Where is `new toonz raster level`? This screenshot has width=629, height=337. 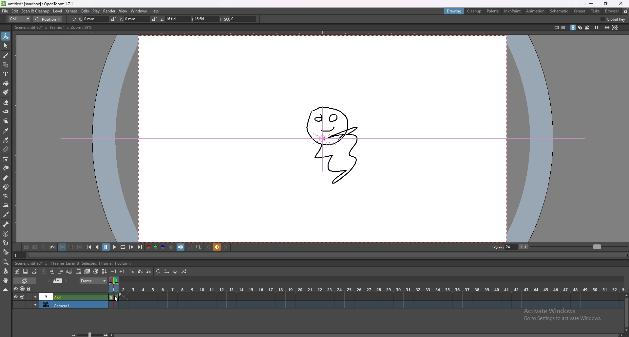 new toonz raster level is located at coordinates (17, 272).